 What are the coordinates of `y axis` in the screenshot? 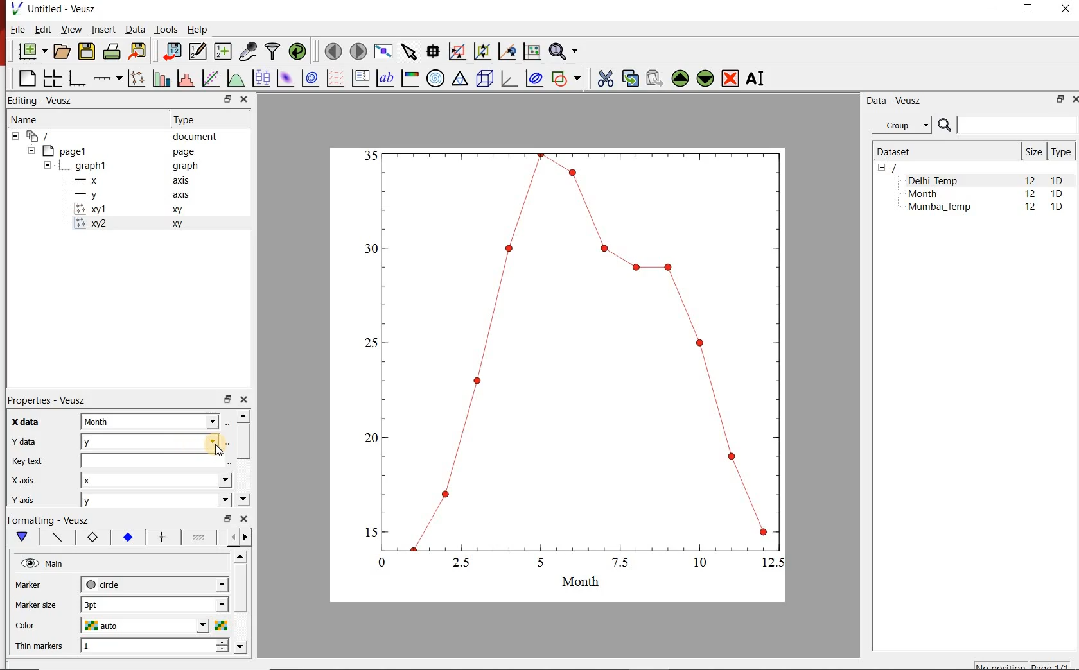 It's located at (22, 500).